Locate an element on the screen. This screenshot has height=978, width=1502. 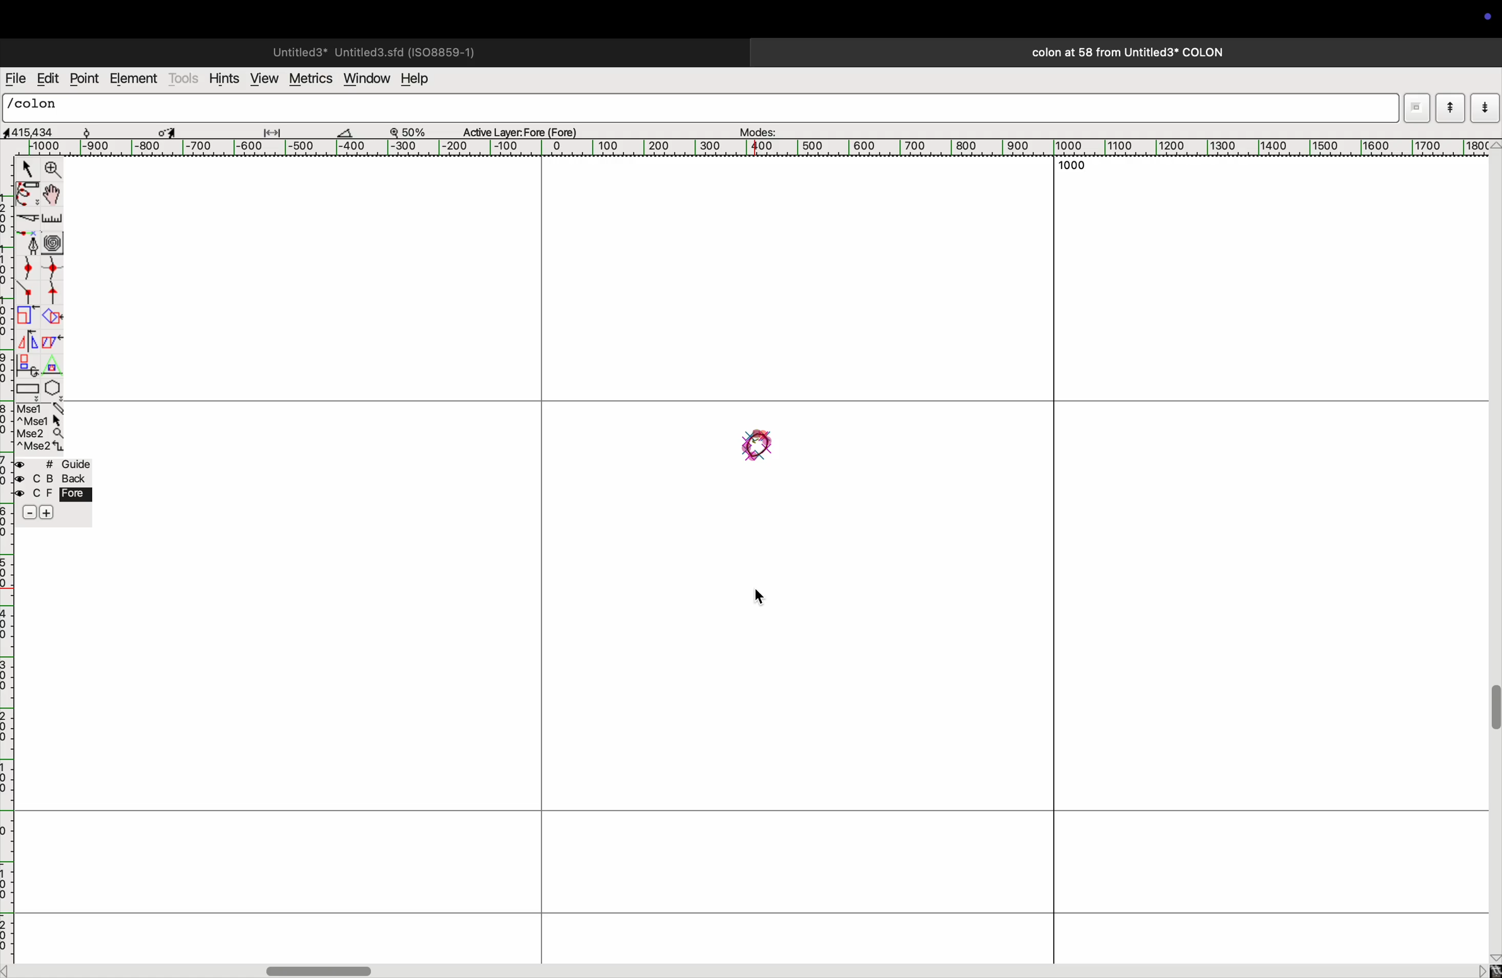
mode up is located at coordinates (1449, 108).